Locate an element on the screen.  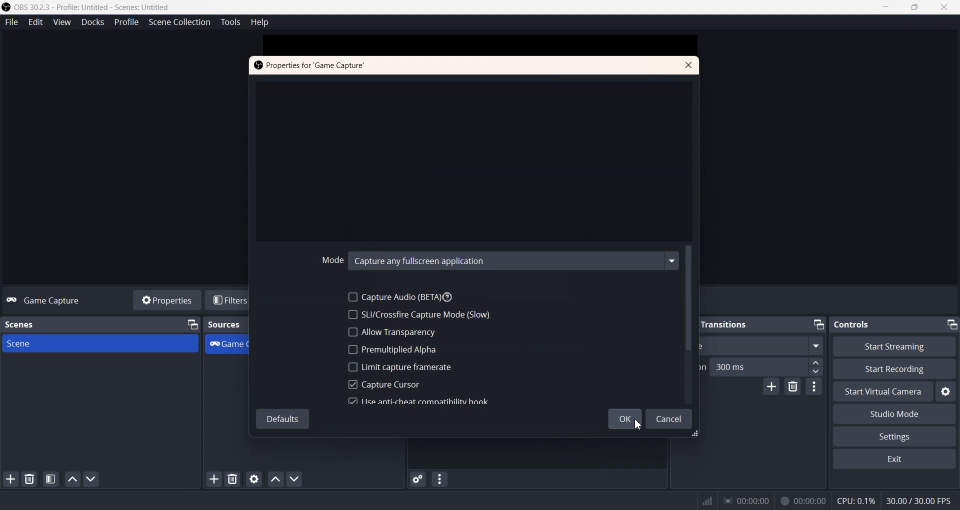
Properties is located at coordinates (166, 299).